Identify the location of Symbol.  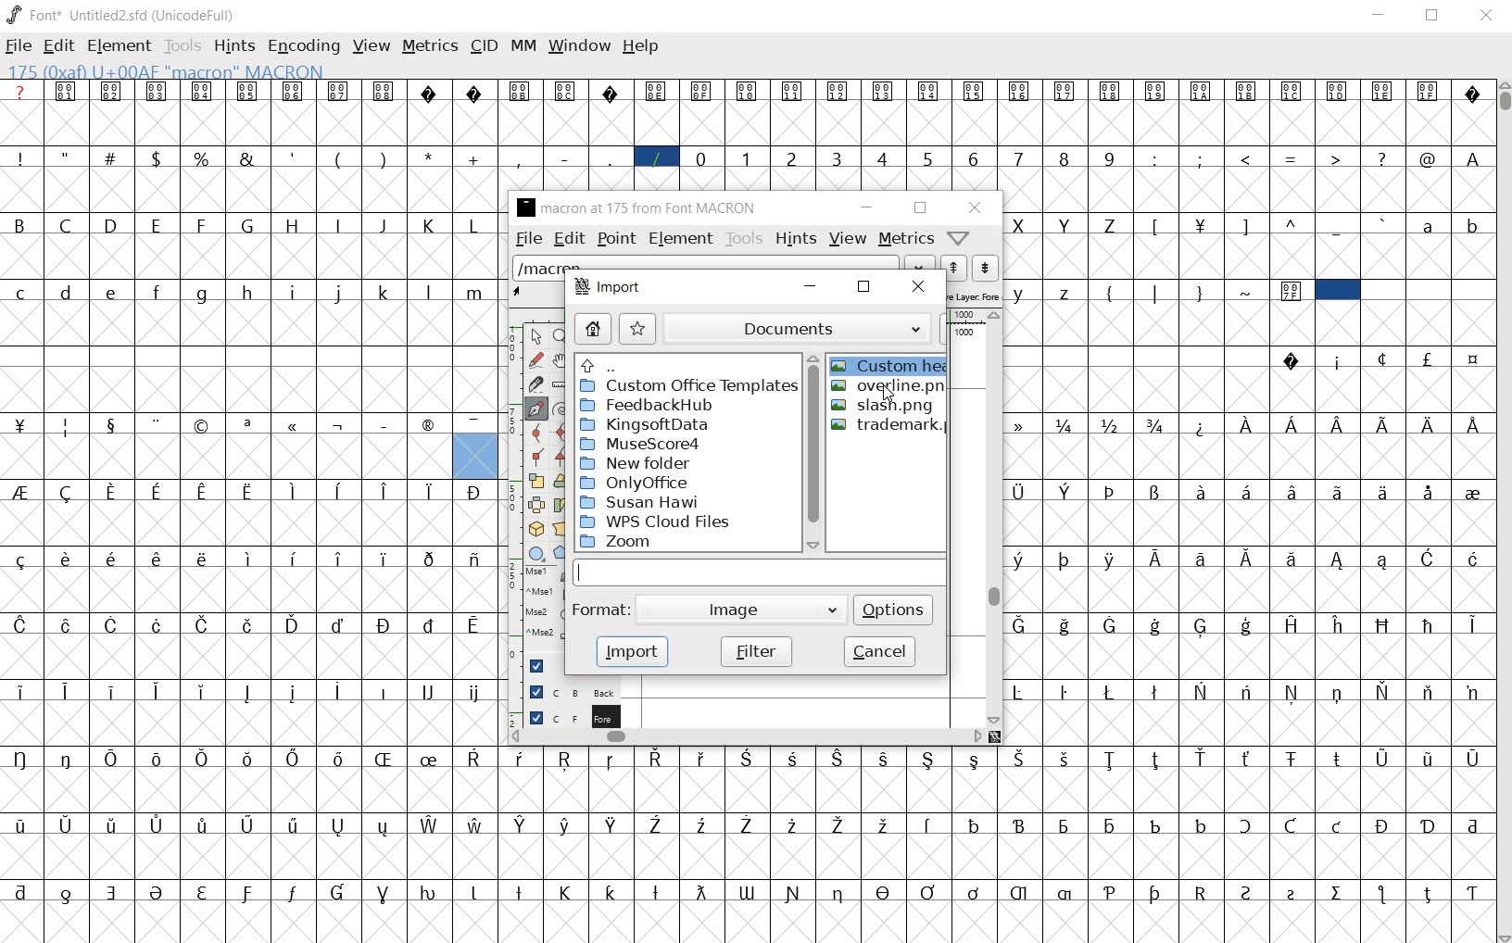
(1339, 361).